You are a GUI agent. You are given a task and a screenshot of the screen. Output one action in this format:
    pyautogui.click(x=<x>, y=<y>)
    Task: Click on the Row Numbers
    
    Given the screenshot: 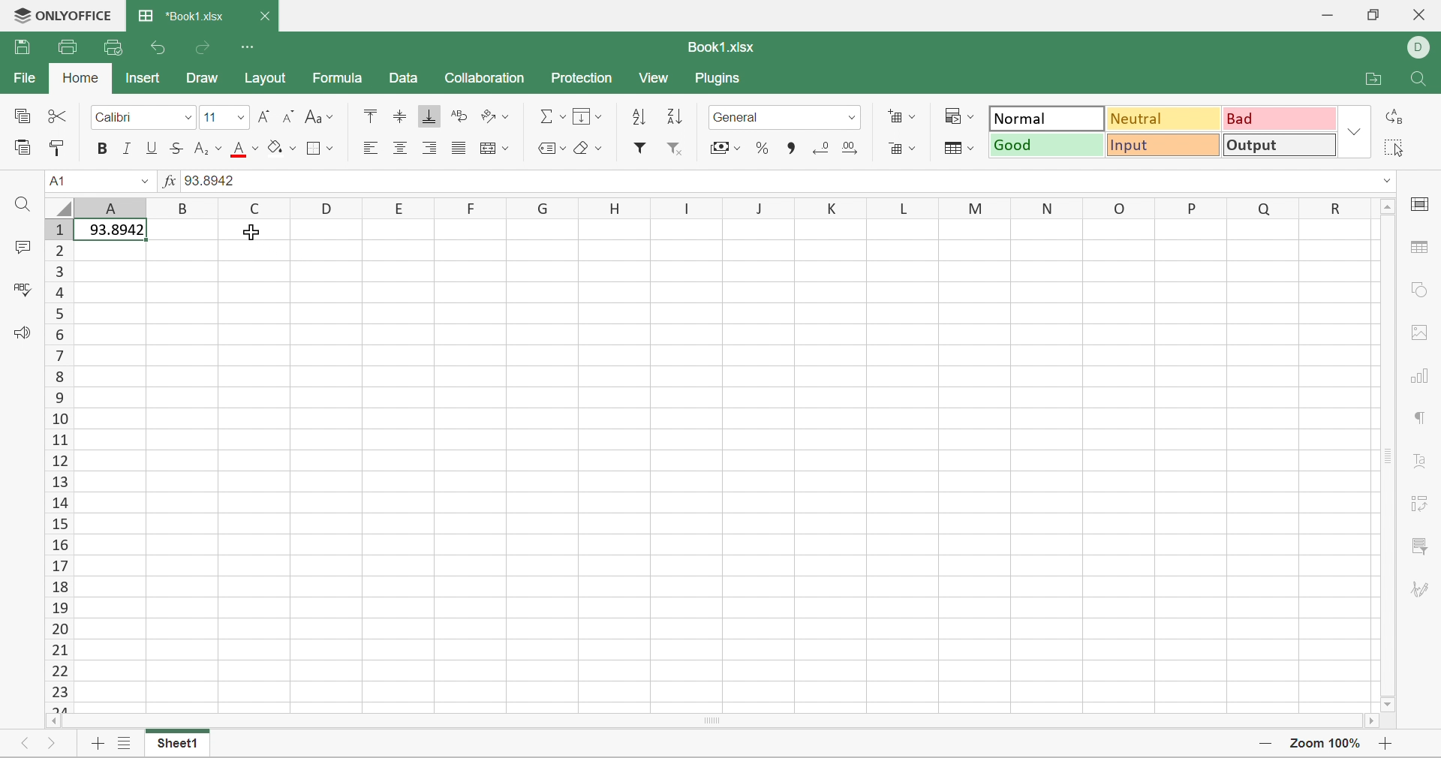 What is the action you would take?
    pyautogui.click(x=59, y=465)
    